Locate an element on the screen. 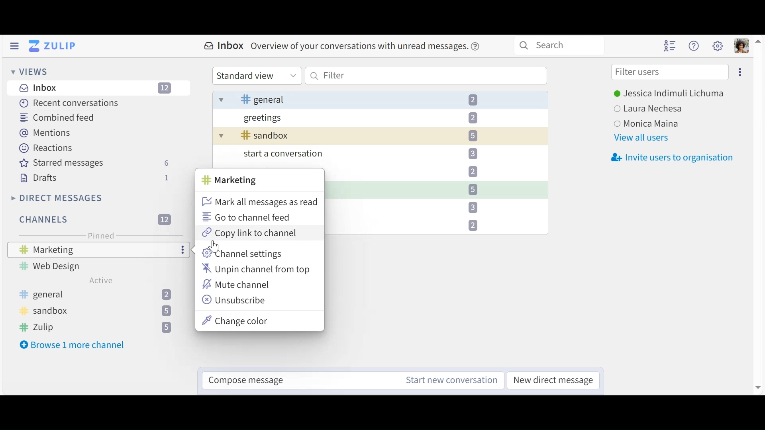 Image resolution: width=765 pixels, height=430 pixels. Starred messages is located at coordinates (94, 163).